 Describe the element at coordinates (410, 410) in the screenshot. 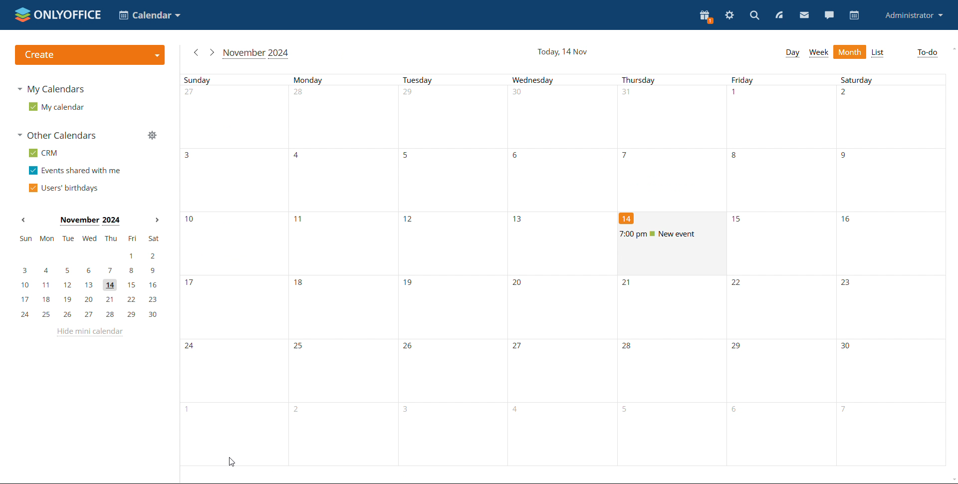

I see `number` at that location.